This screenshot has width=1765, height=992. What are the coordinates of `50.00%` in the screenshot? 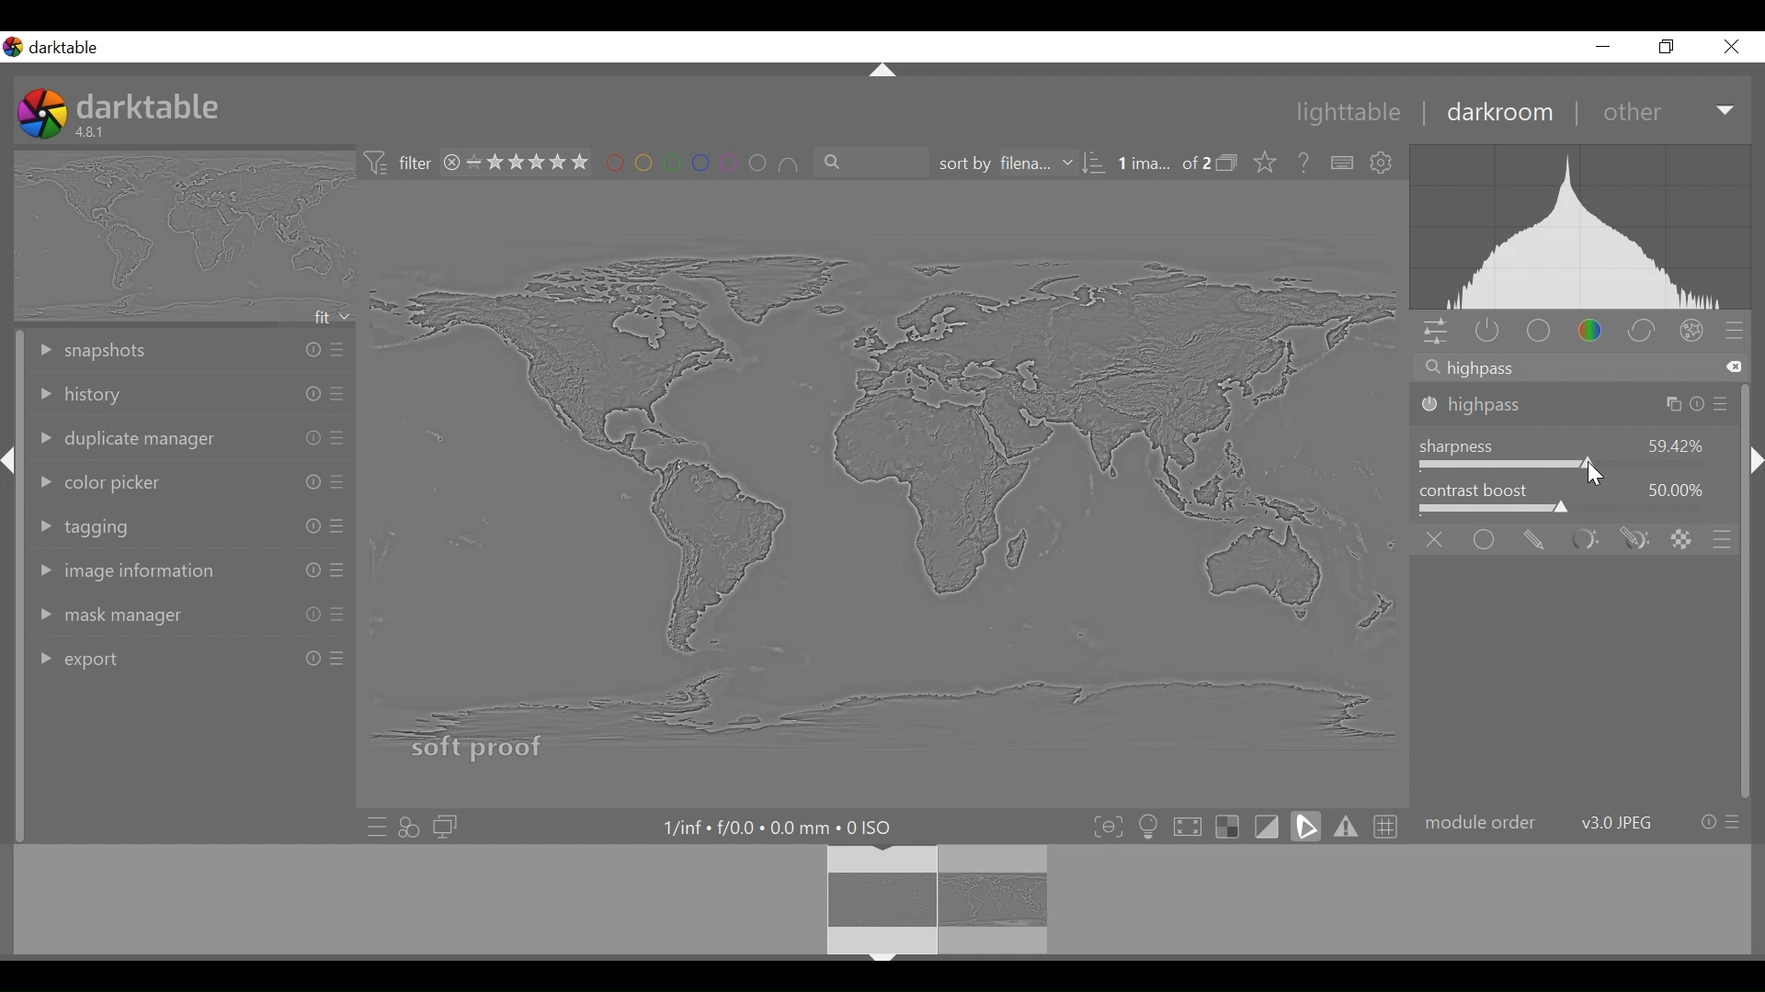 It's located at (1679, 489).